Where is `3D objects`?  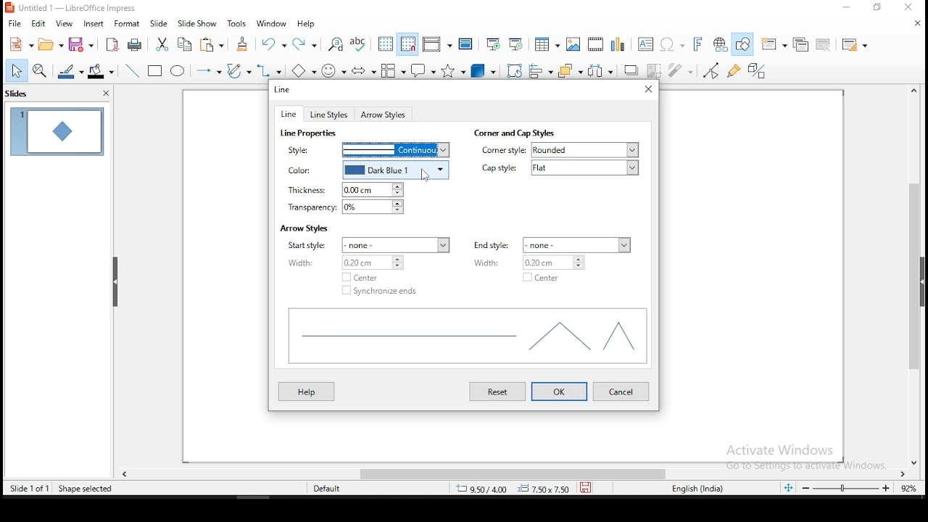
3D objects is located at coordinates (484, 70).